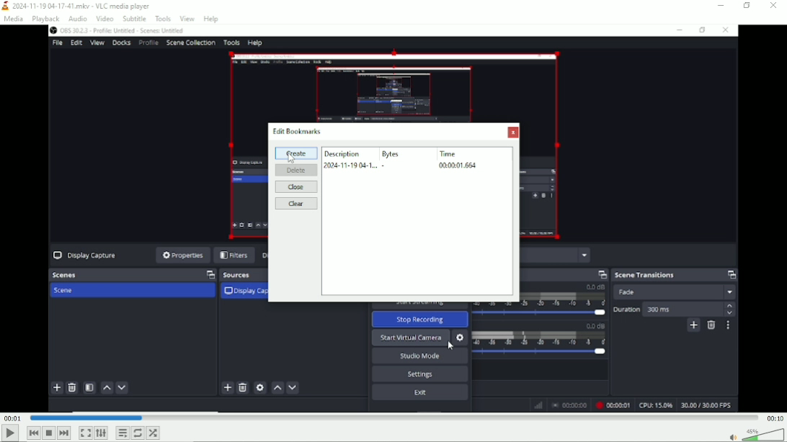 This screenshot has width=787, height=442. I want to click on Close, so click(513, 133).